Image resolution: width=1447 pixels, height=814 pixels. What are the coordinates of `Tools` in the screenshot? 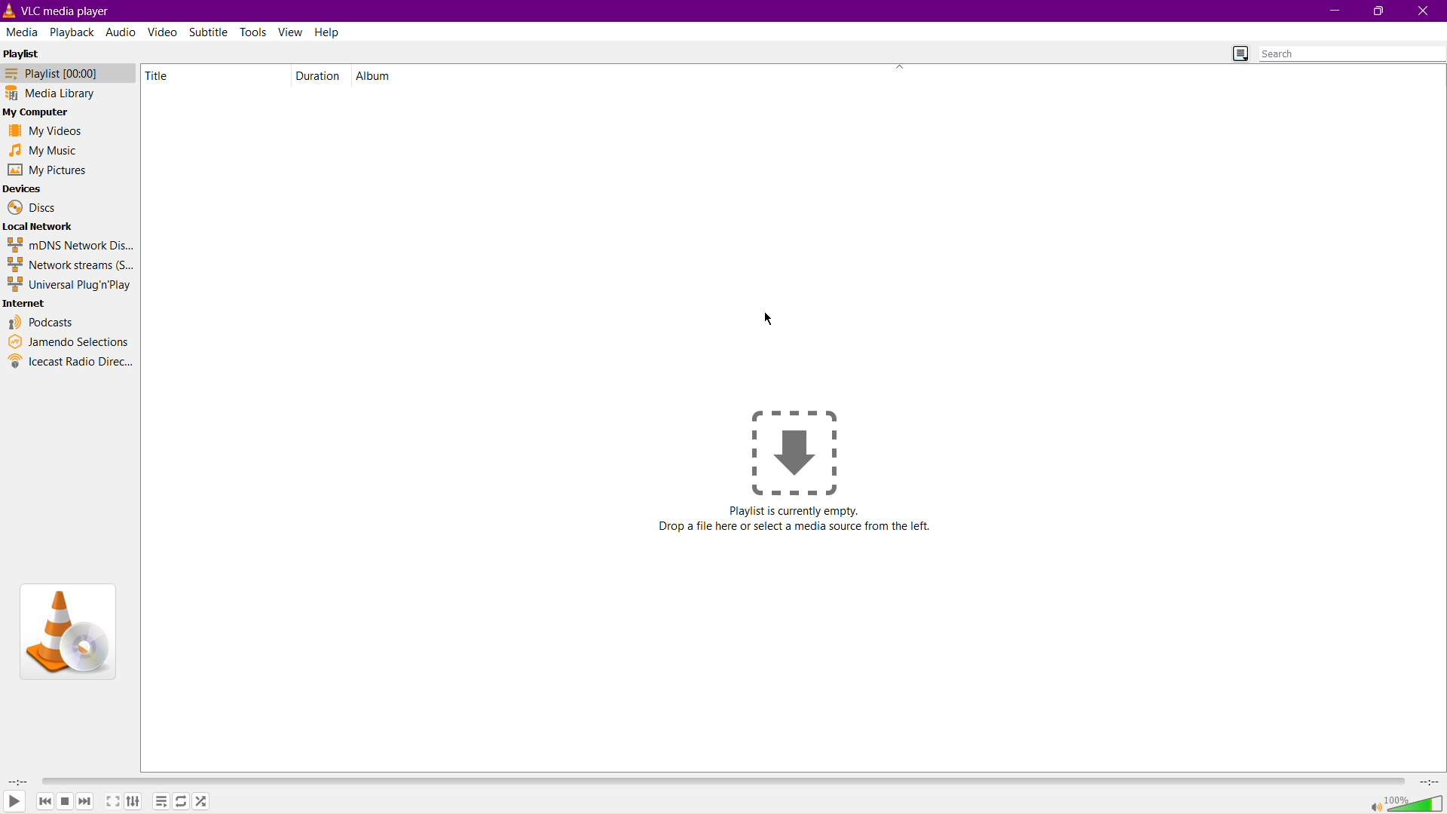 It's located at (255, 32).